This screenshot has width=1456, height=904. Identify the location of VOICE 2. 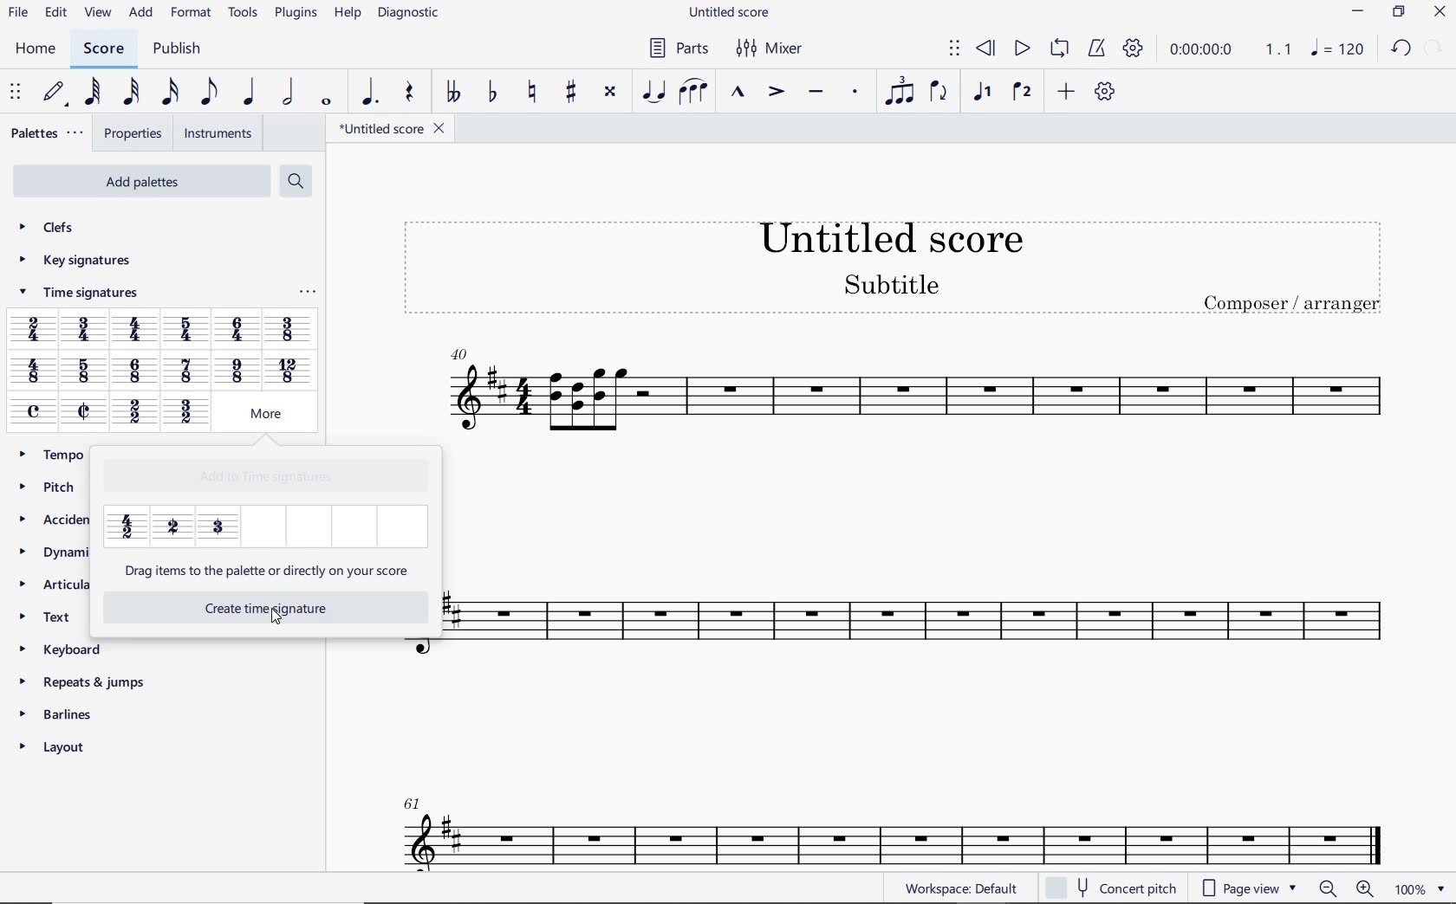
(1021, 93).